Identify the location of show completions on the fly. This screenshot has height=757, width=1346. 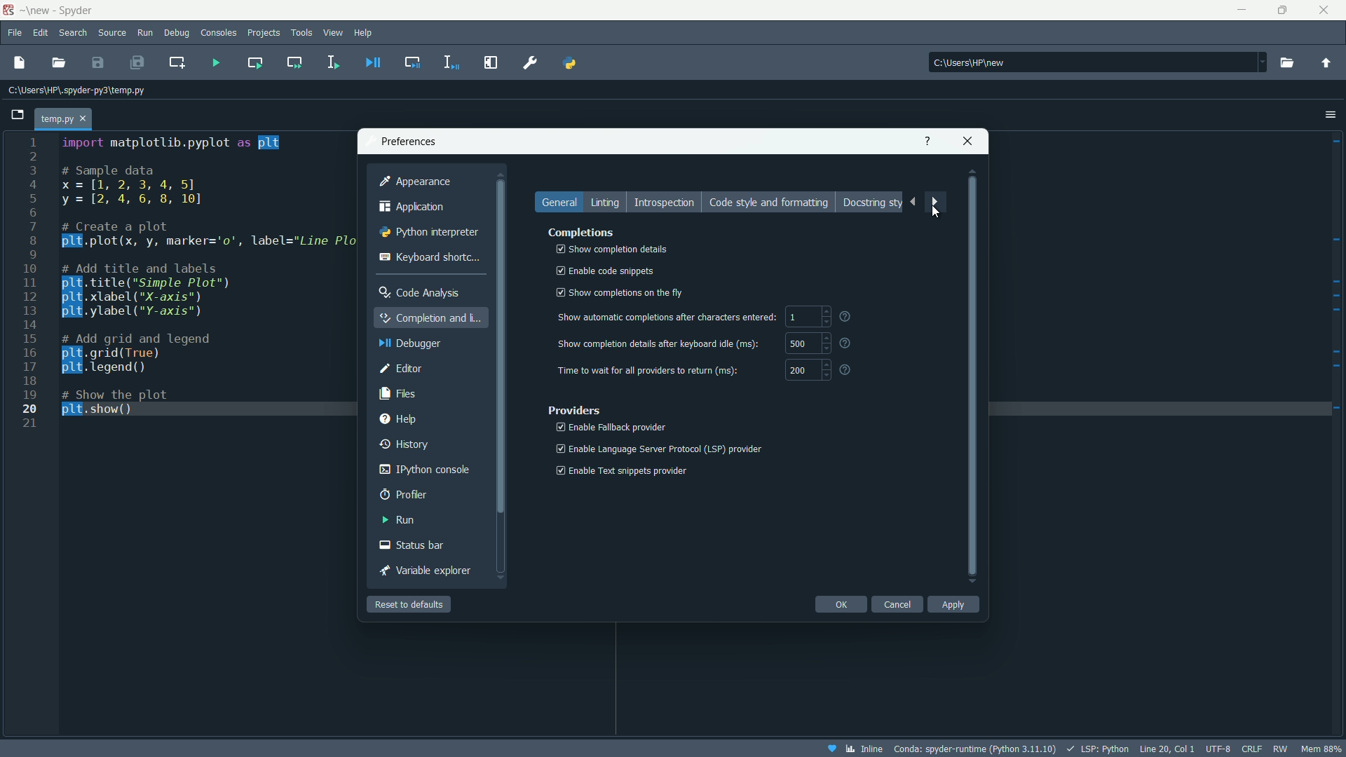
(618, 293).